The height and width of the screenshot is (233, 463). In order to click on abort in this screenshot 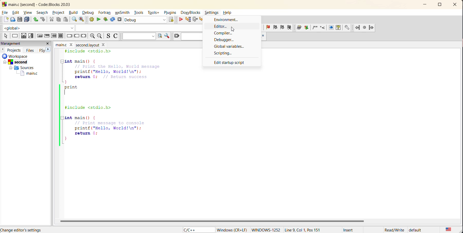, I will do `click(121, 20)`.